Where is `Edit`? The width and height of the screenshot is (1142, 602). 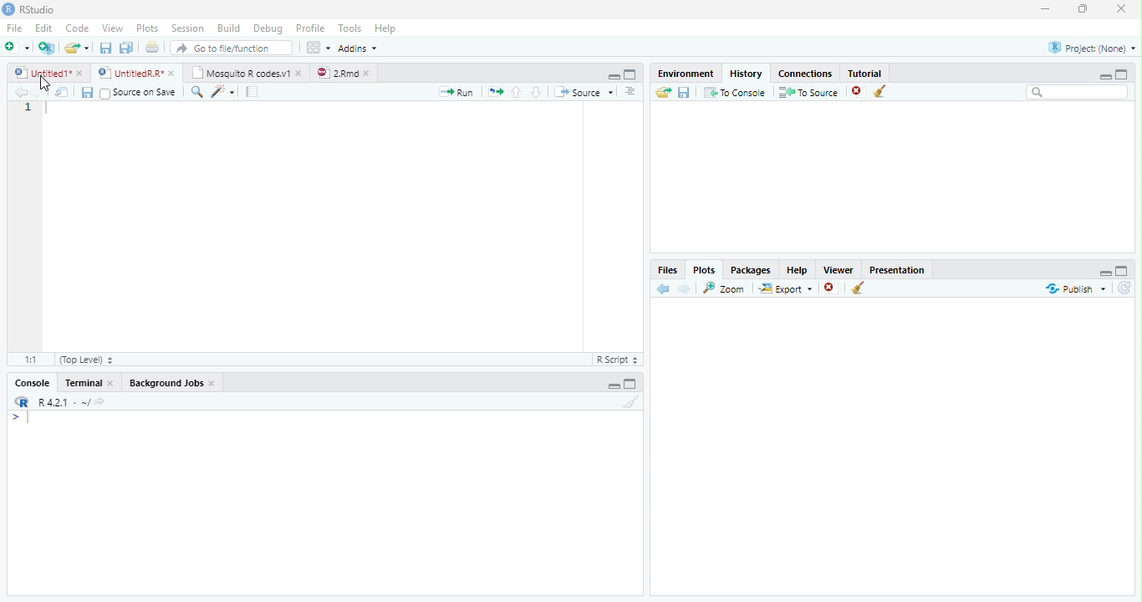
Edit is located at coordinates (44, 26).